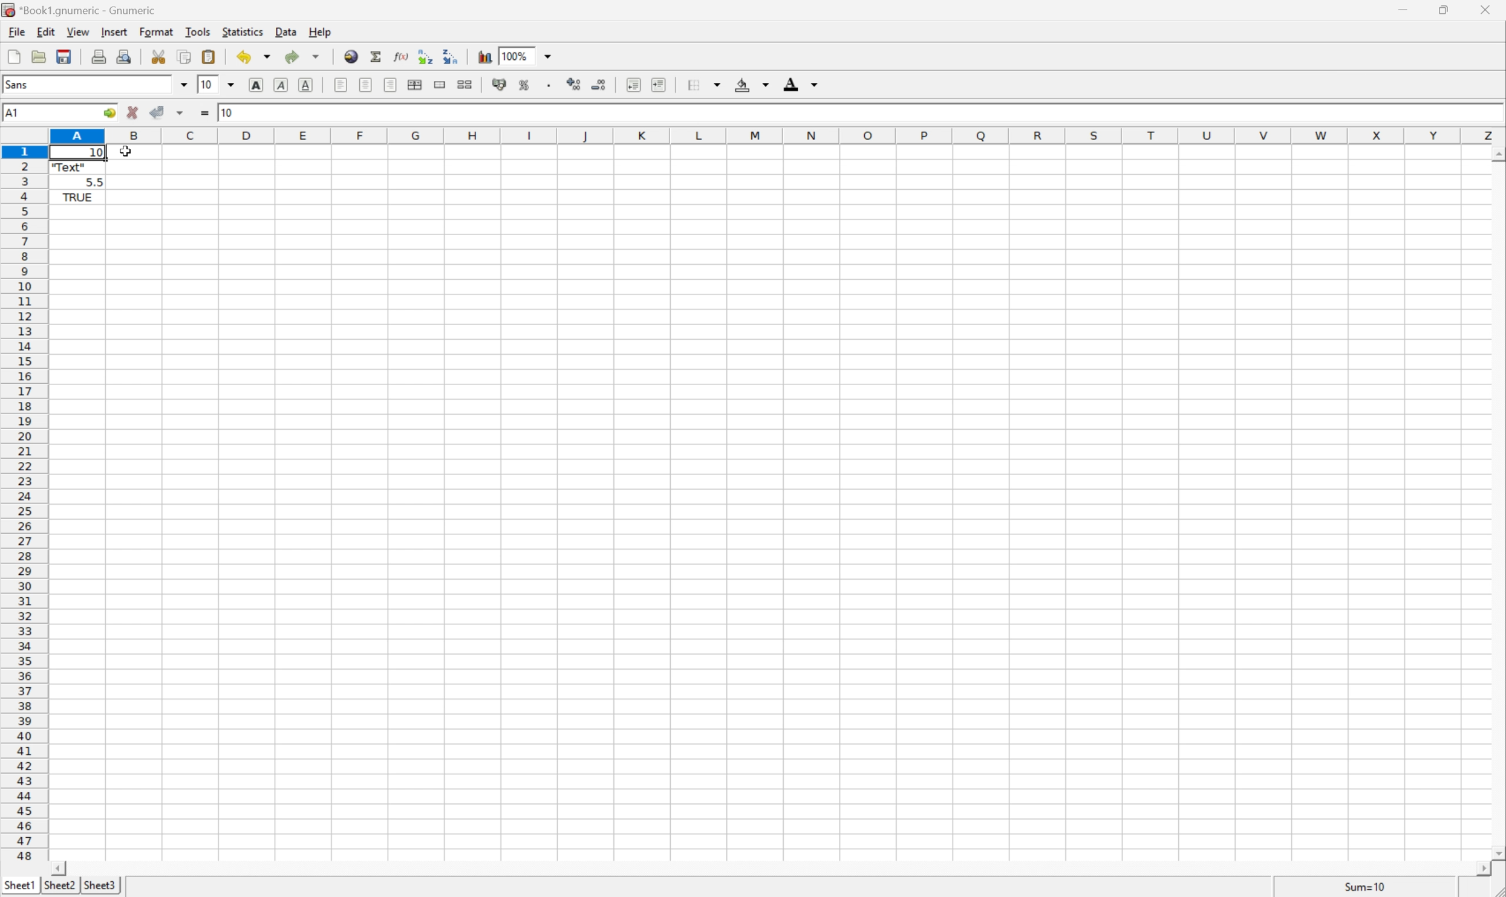  I want to click on Scroll Left, so click(57, 867).